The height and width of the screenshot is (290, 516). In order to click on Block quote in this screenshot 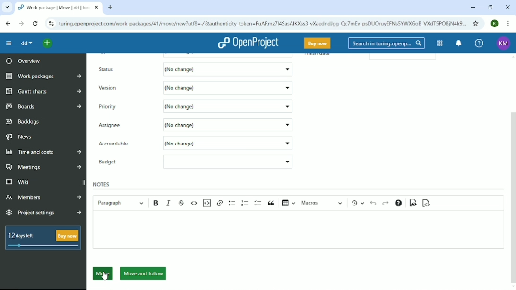, I will do `click(271, 204)`.